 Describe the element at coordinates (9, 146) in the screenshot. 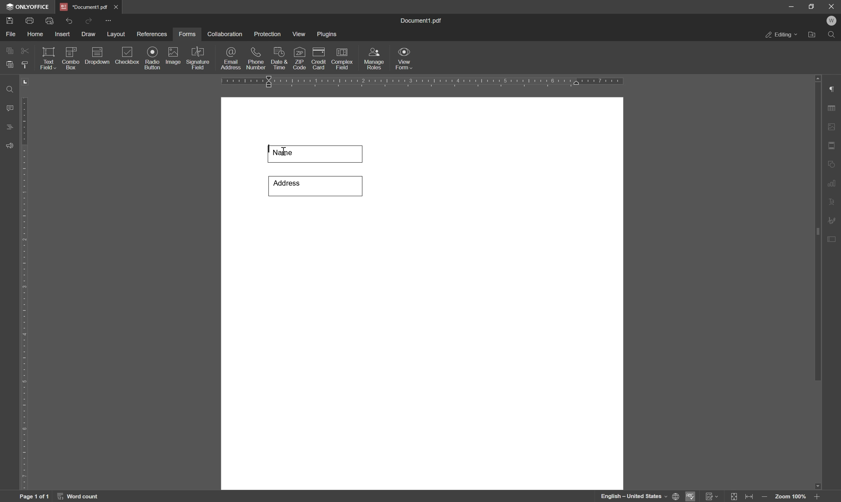

I see `feedback & support` at that location.